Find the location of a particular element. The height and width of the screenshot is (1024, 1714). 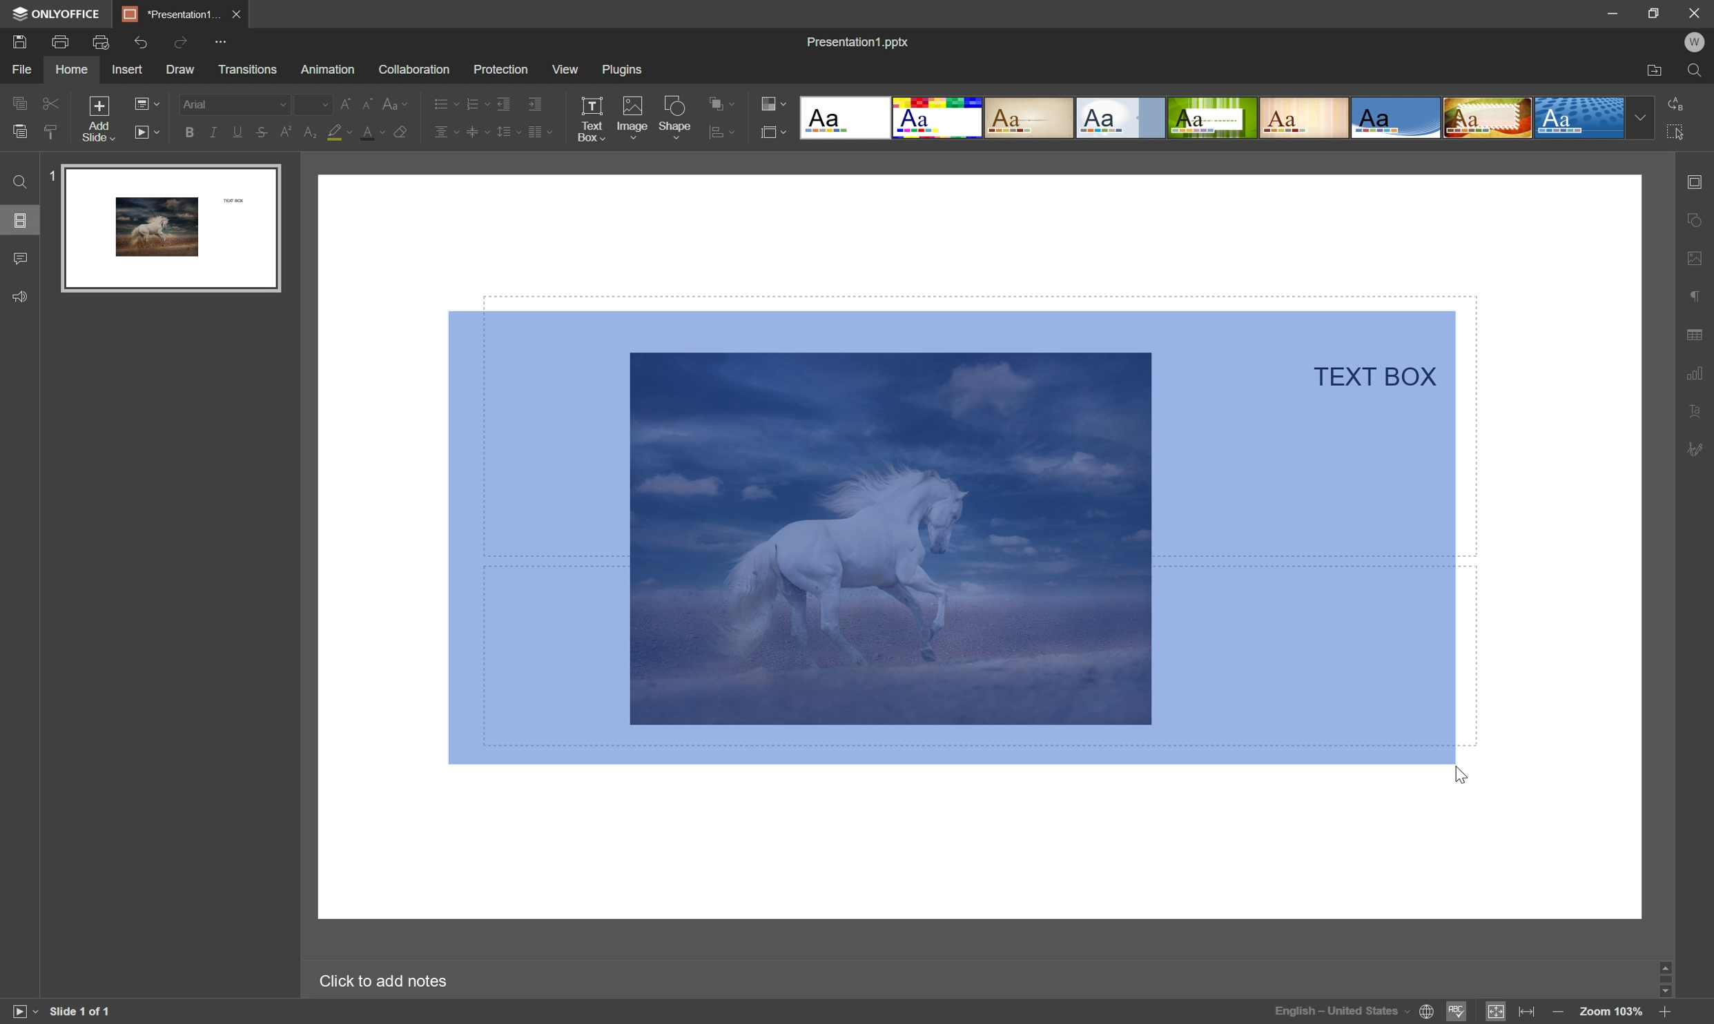

arrange shape is located at coordinates (722, 133).